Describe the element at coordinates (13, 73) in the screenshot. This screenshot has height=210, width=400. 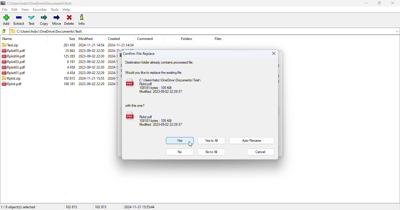
I see `Rplot01.pdf` at that location.